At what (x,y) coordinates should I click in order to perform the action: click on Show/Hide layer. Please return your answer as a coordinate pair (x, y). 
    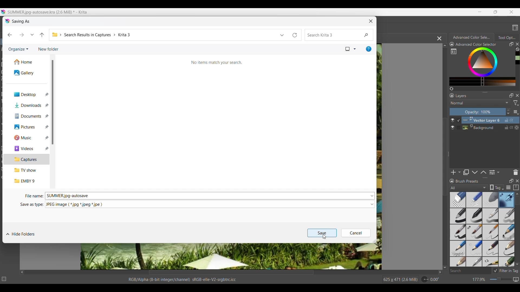
    Looking at the image, I should click on (453, 124).